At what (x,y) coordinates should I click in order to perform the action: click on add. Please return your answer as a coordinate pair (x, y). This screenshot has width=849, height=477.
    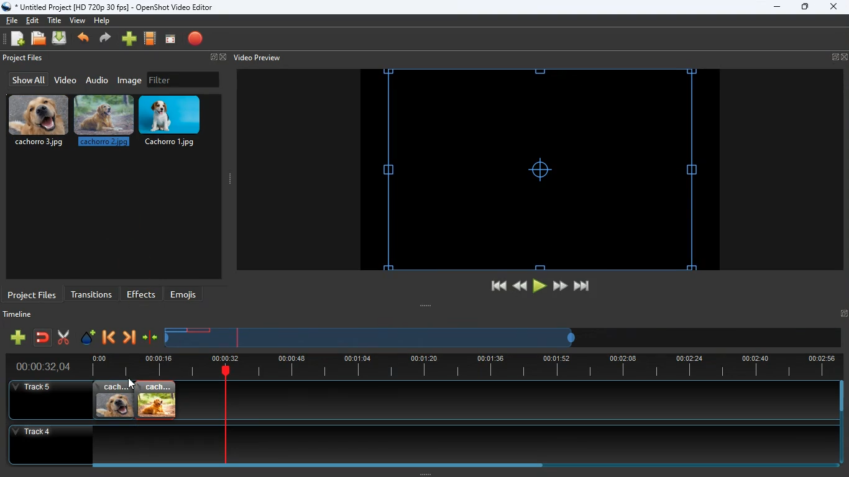
    Looking at the image, I should click on (129, 39).